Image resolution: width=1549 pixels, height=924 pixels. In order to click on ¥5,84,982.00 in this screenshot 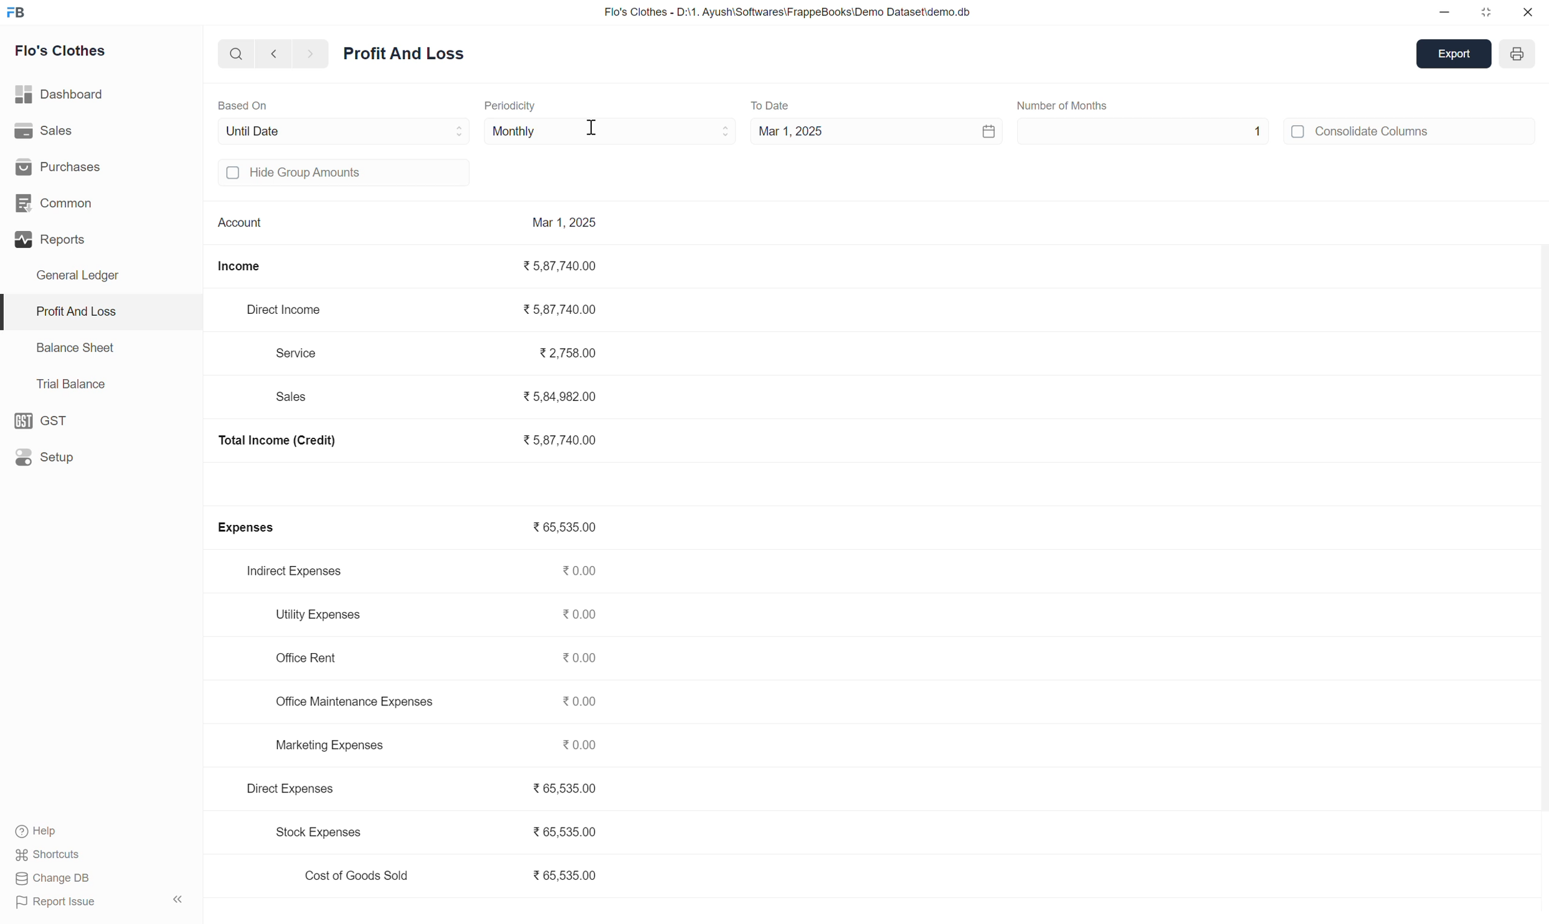, I will do `click(562, 393)`.